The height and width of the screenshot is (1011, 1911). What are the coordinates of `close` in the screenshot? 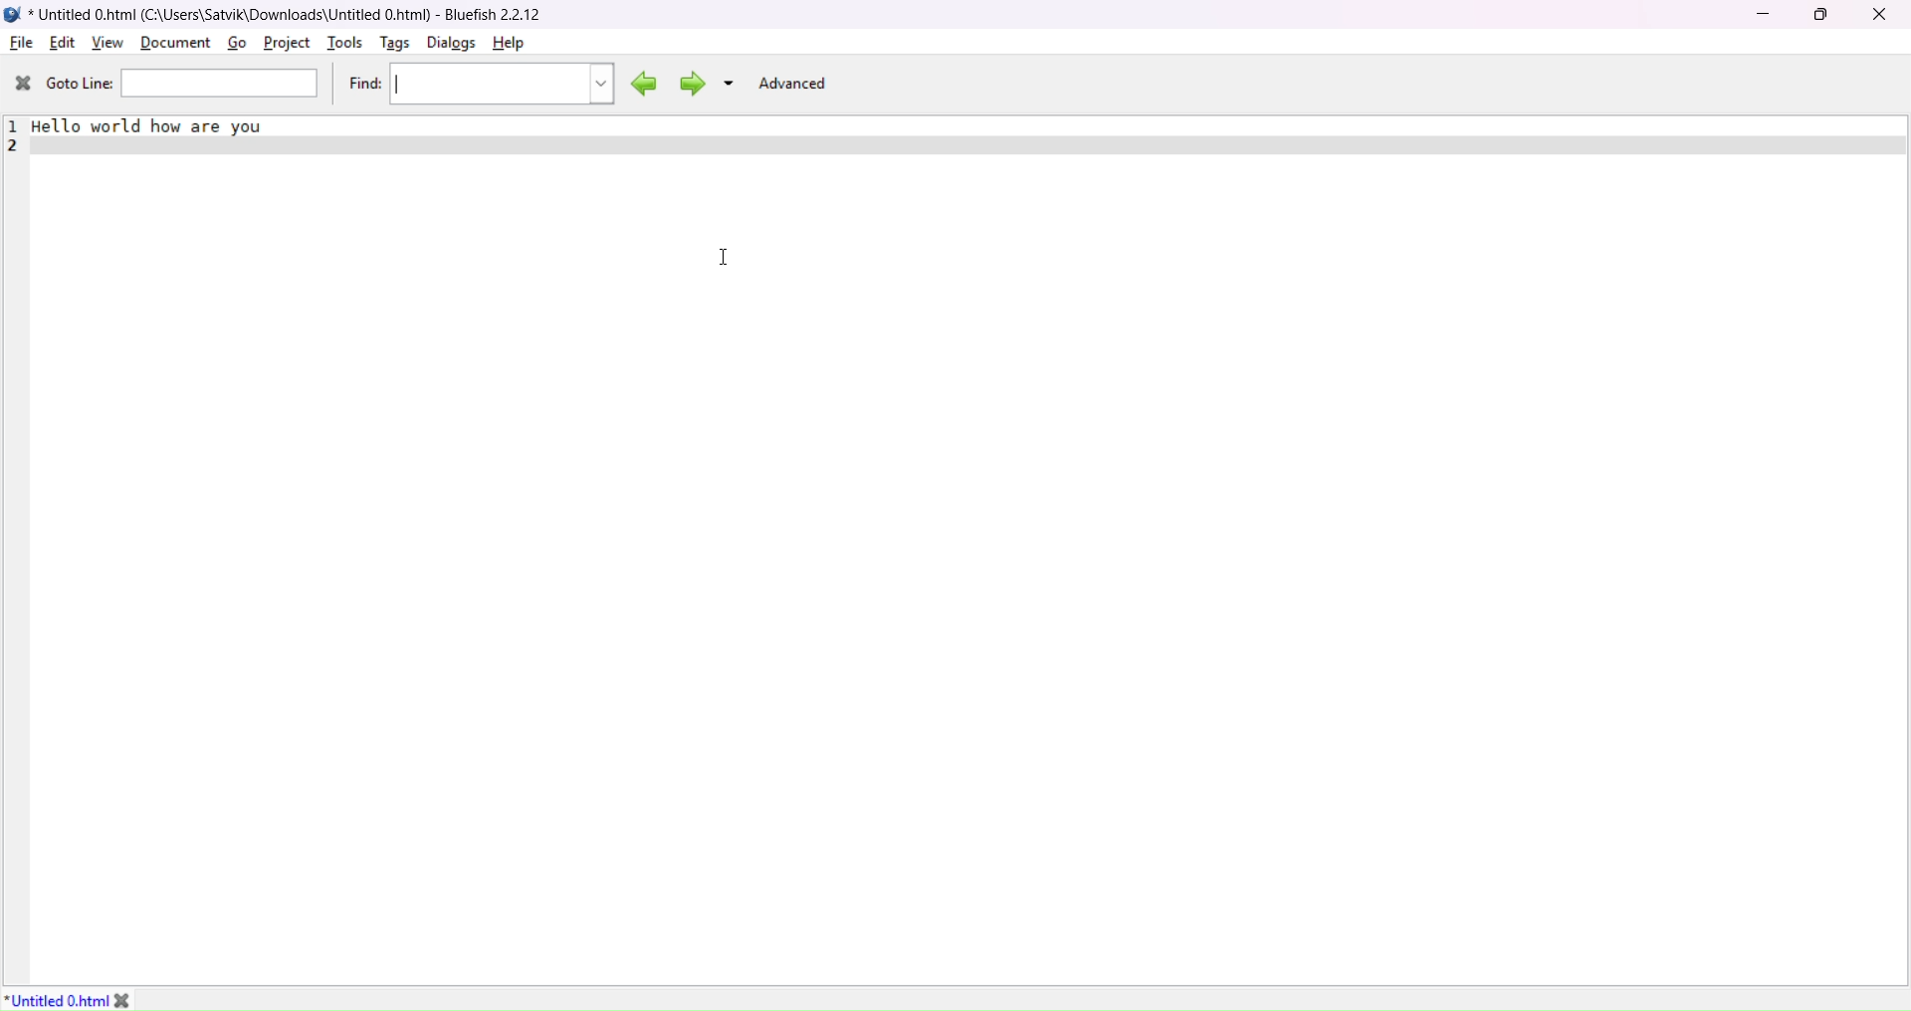 It's located at (1879, 15).